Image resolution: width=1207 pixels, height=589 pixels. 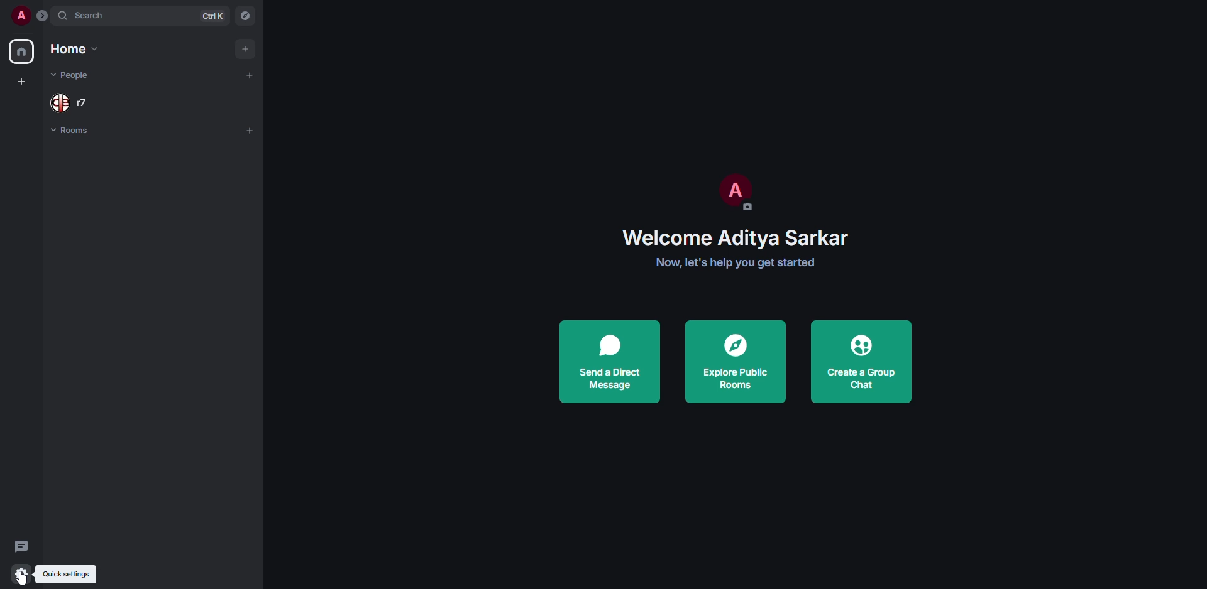 I want to click on expand, so click(x=43, y=14).